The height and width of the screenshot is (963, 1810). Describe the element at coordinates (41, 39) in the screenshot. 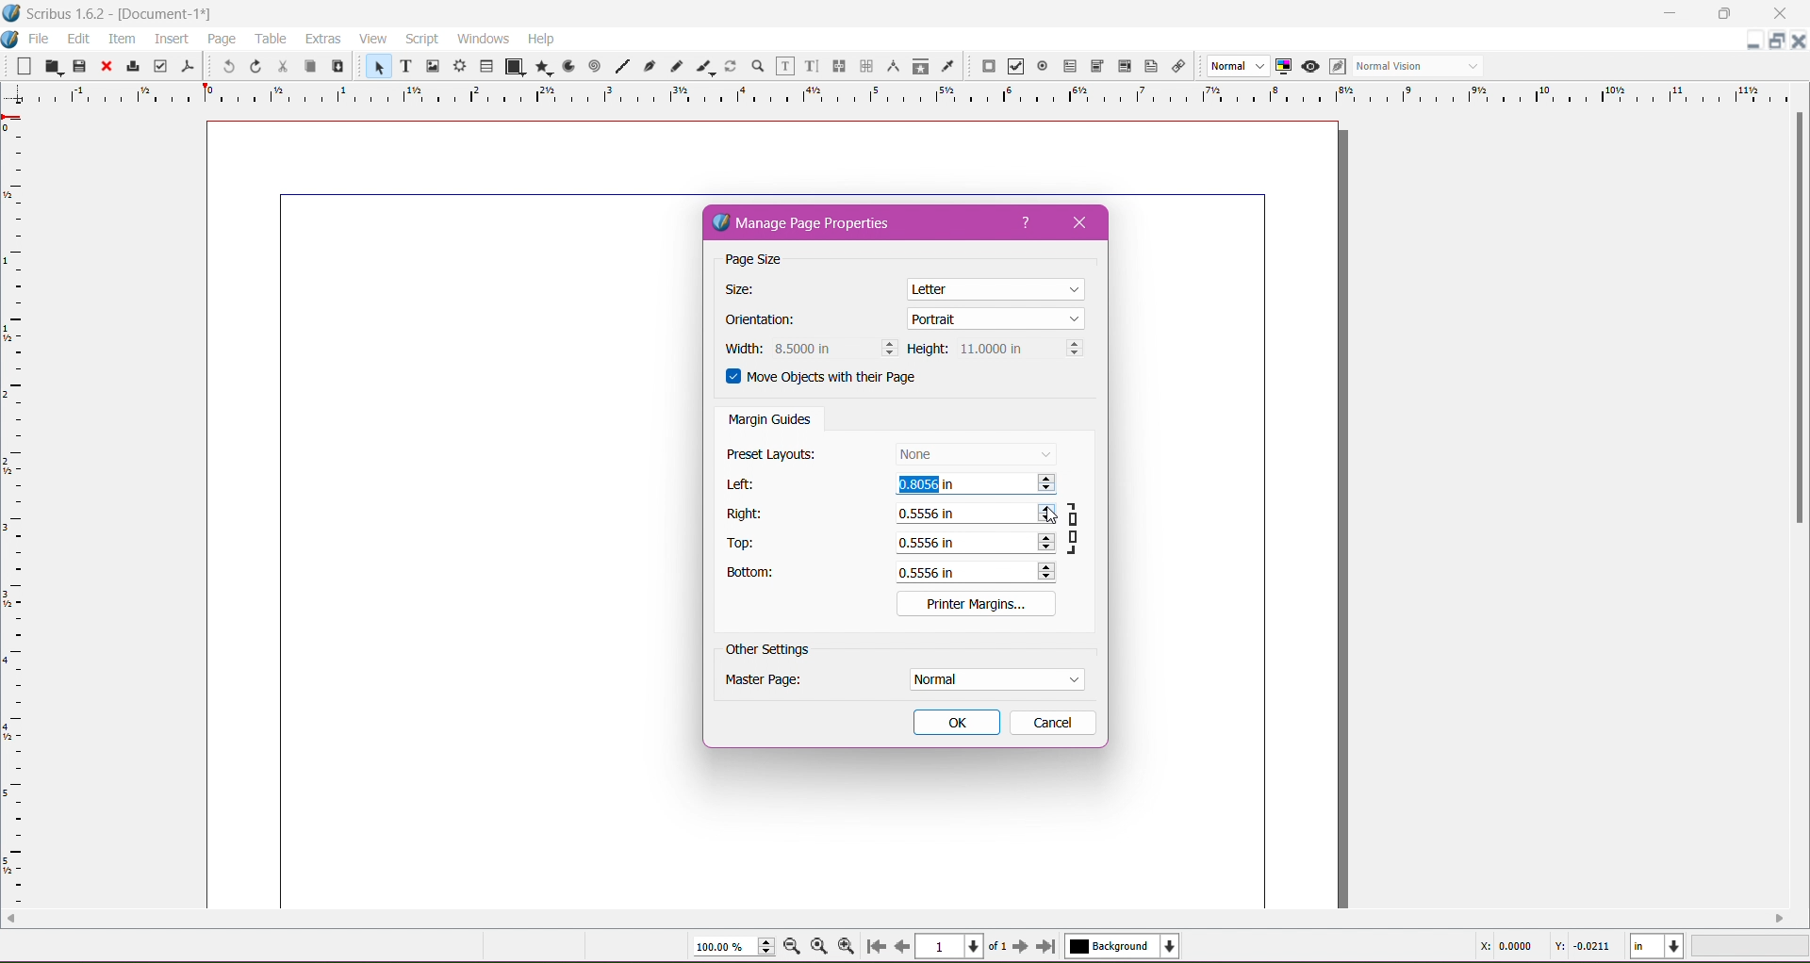

I see `File` at that location.